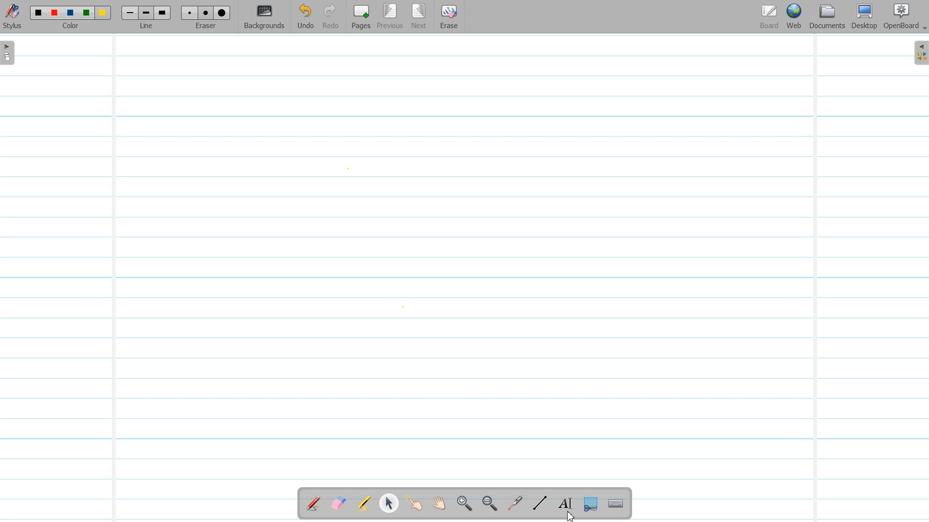 This screenshot has width=929, height=522. Describe the element at coordinates (923, 29) in the screenshot. I see `Drop Down Box` at that location.